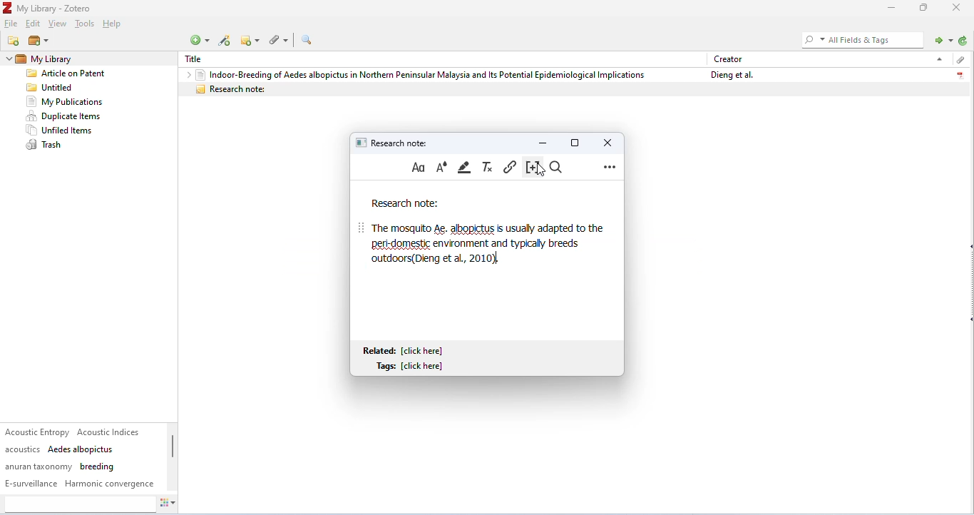 Image resolution: width=974 pixels, height=515 pixels. Describe the element at coordinates (941, 39) in the screenshot. I see `locate` at that location.